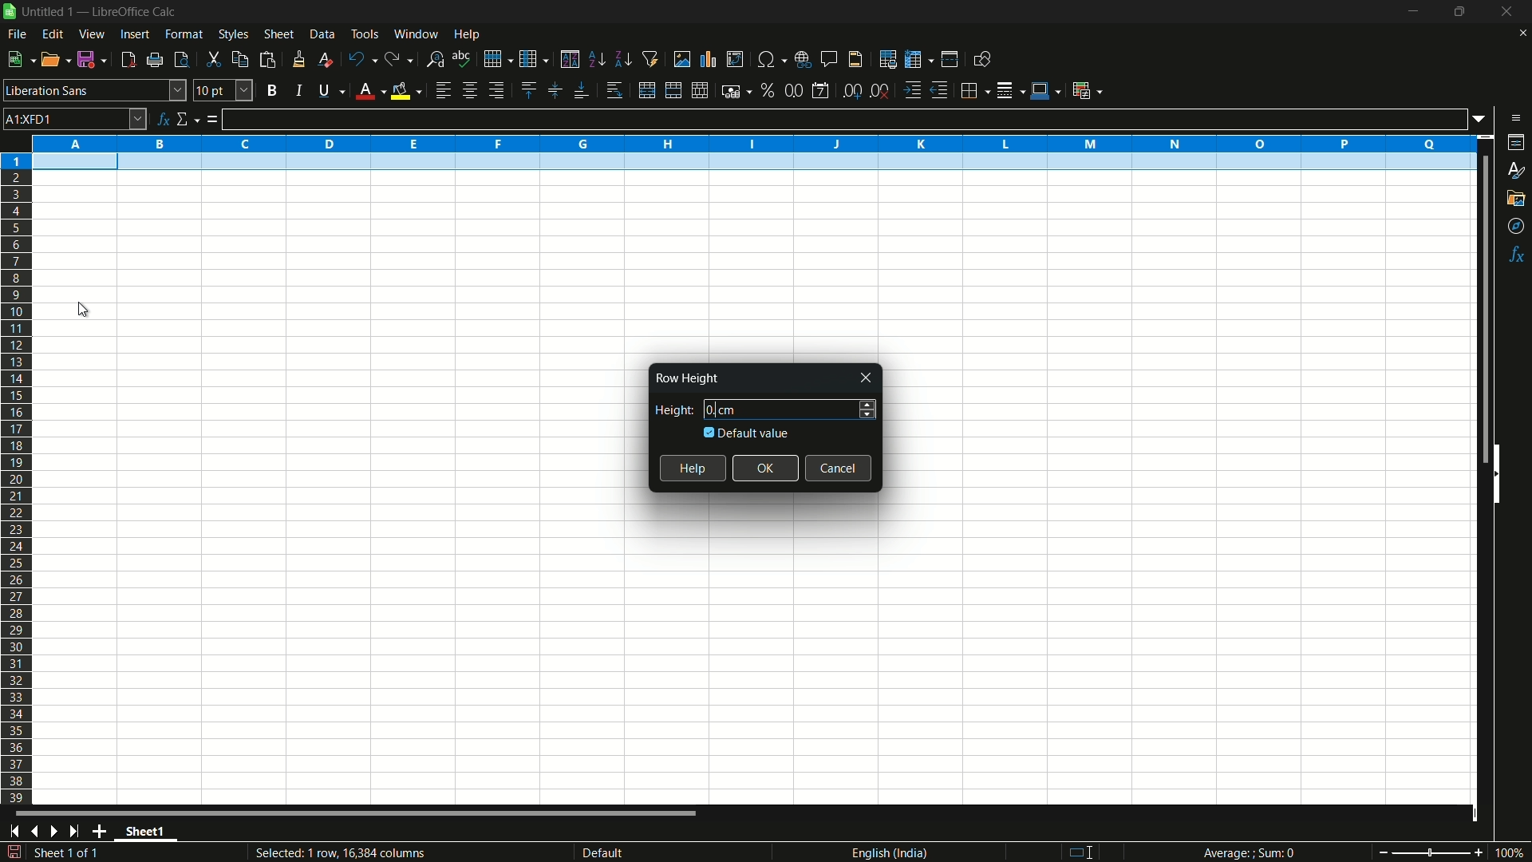 The height and width of the screenshot is (862, 1532). I want to click on previous sheet, so click(34, 832).